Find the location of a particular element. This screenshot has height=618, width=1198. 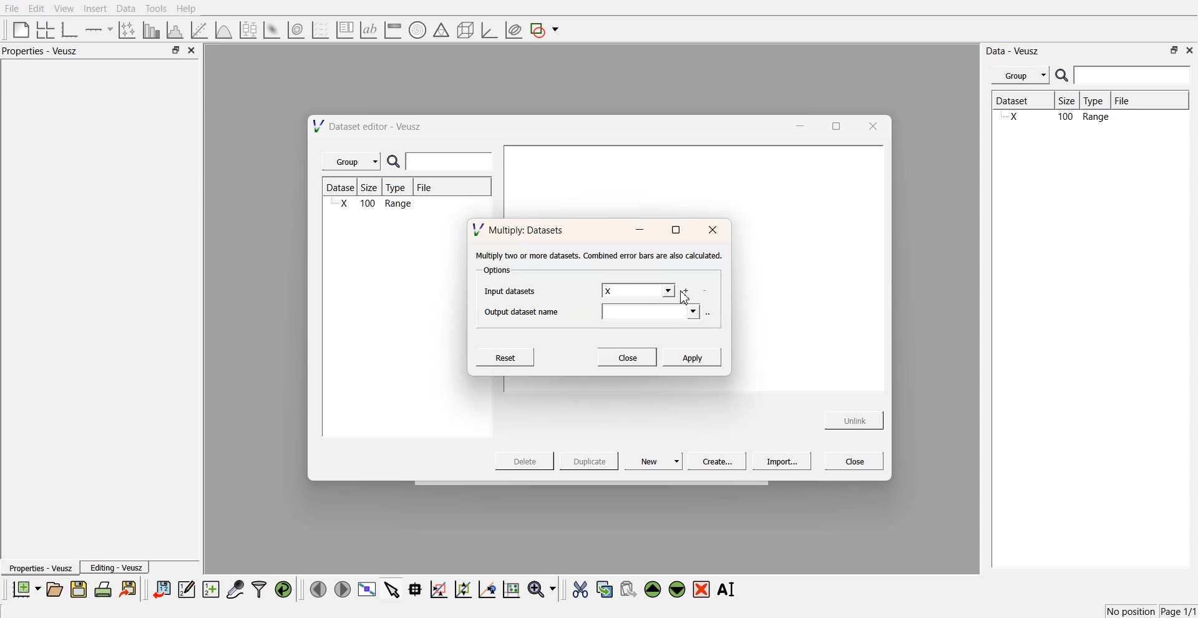

histogram is located at coordinates (177, 29).